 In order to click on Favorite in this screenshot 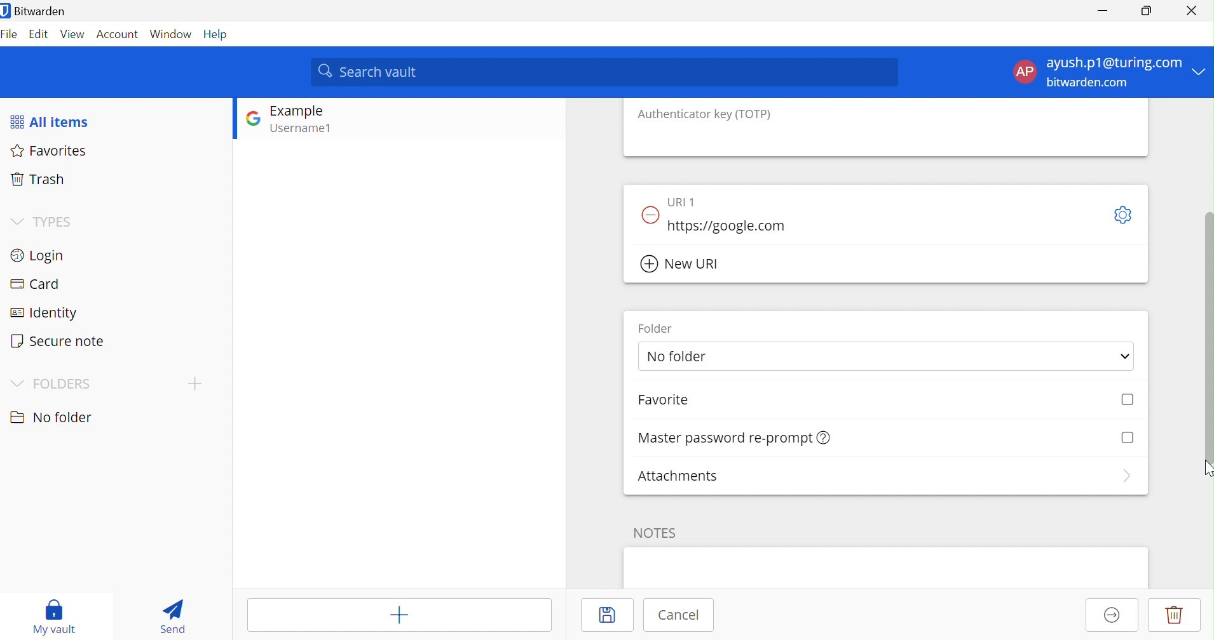, I will do `click(663, 399)`.